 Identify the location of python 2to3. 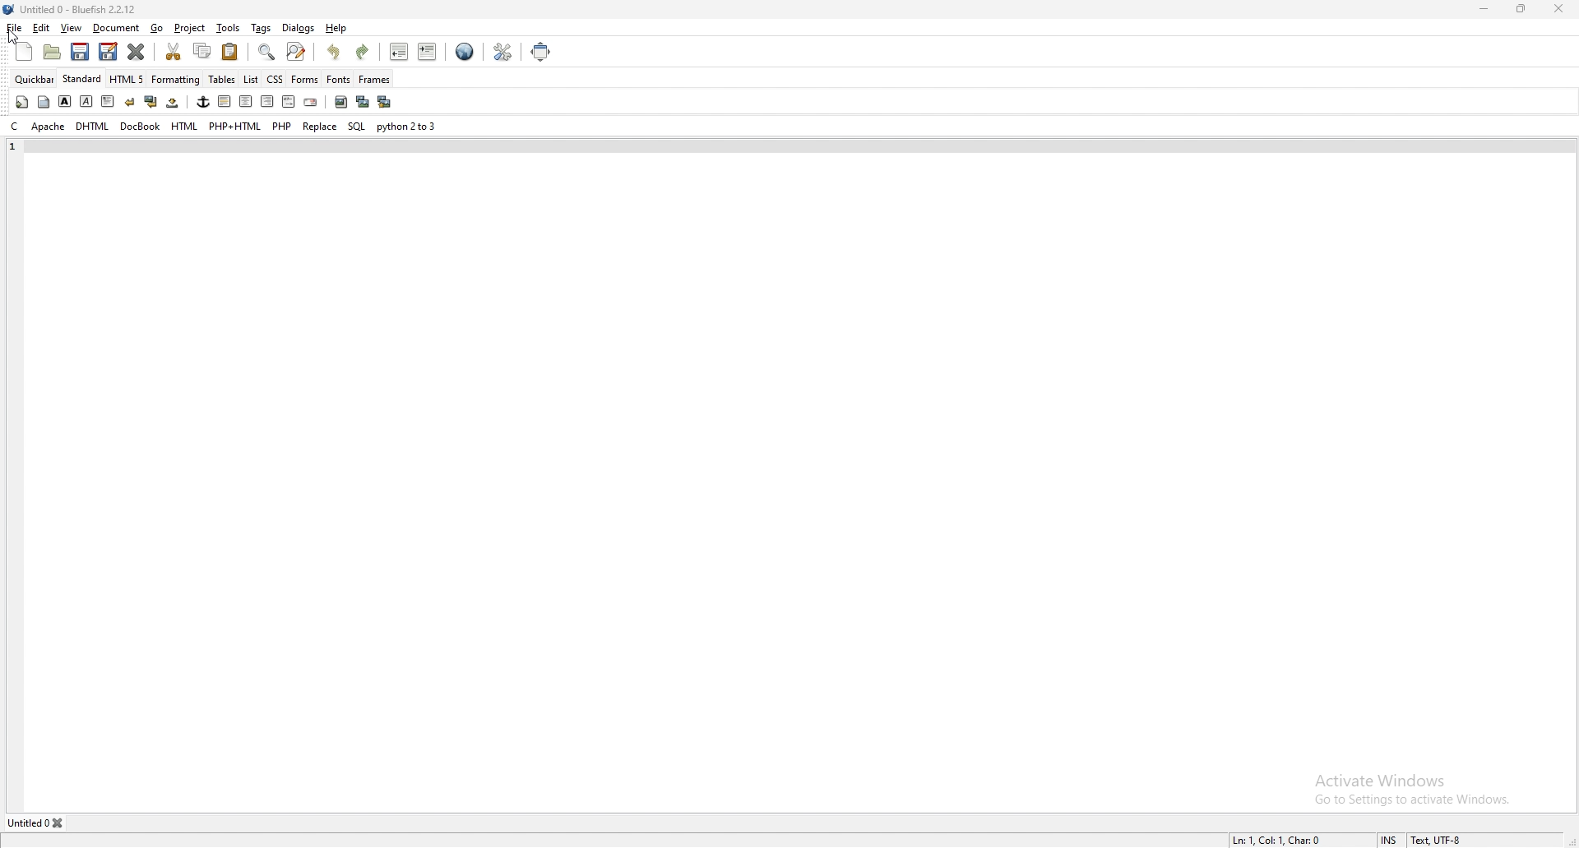
(408, 126).